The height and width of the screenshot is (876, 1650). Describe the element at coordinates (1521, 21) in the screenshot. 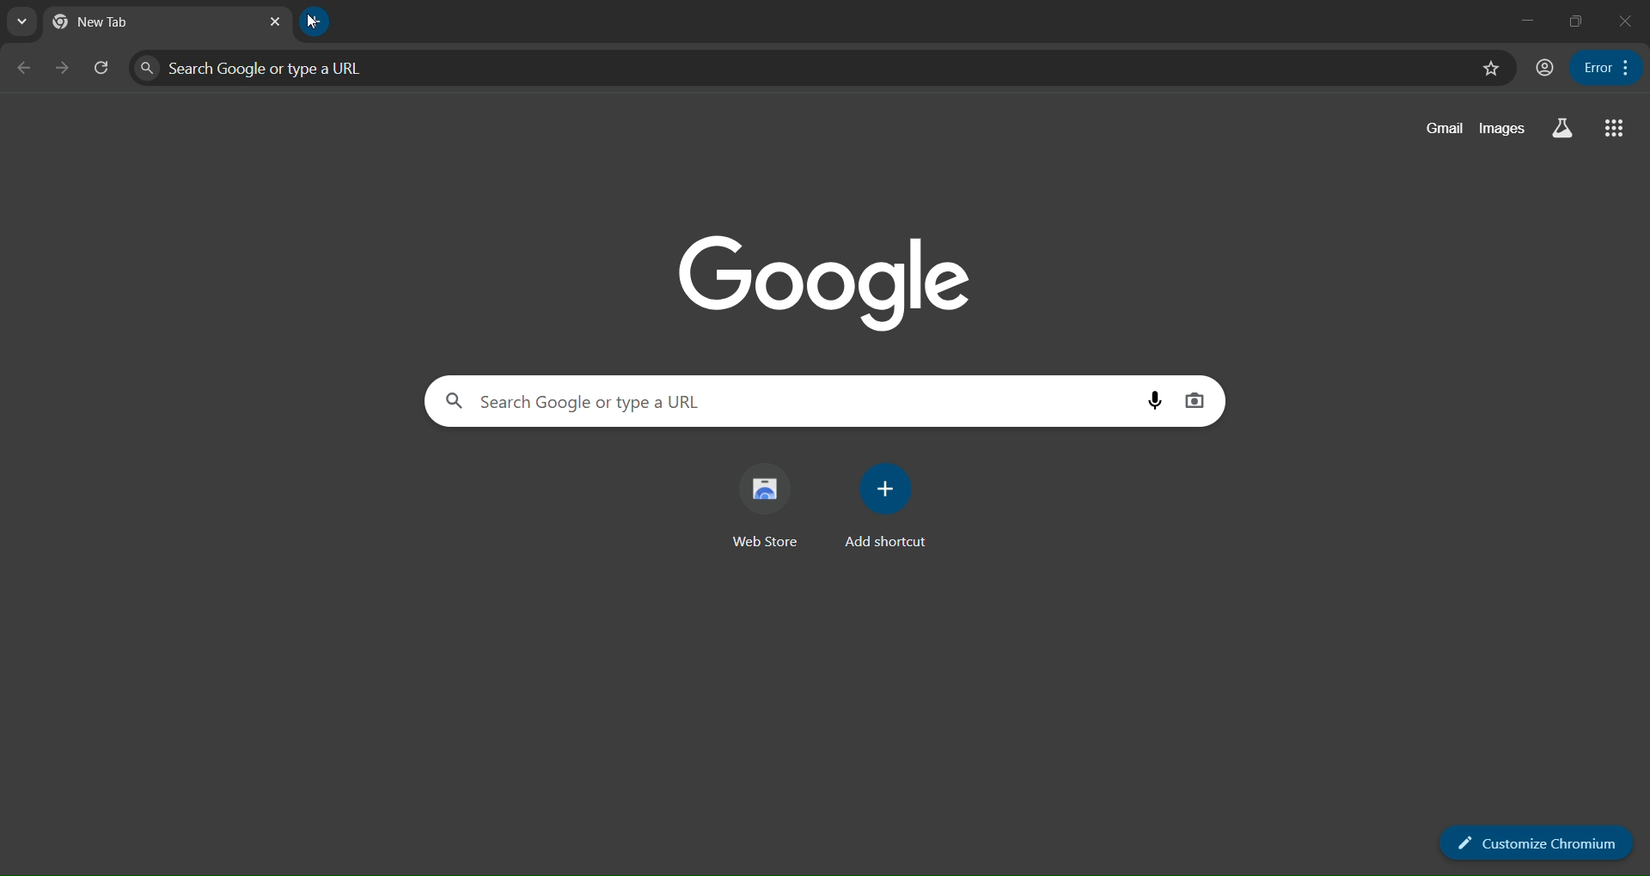

I see `minimize` at that location.